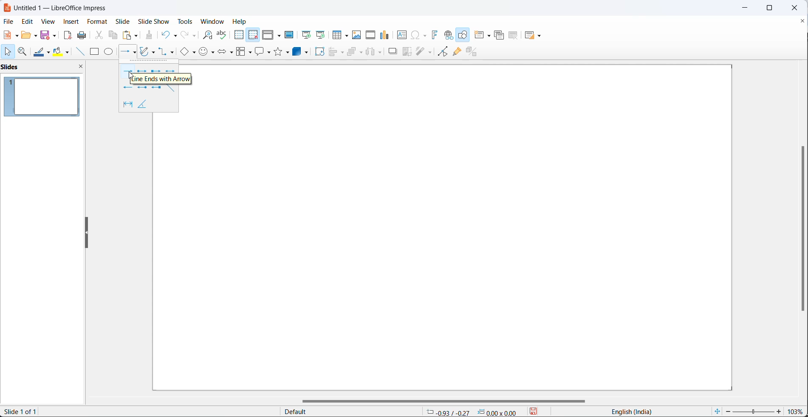 The height and width of the screenshot is (417, 808). What do you see at coordinates (155, 70) in the screenshot?
I see `arrow pointing right with square tail` at bounding box center [155, 70].